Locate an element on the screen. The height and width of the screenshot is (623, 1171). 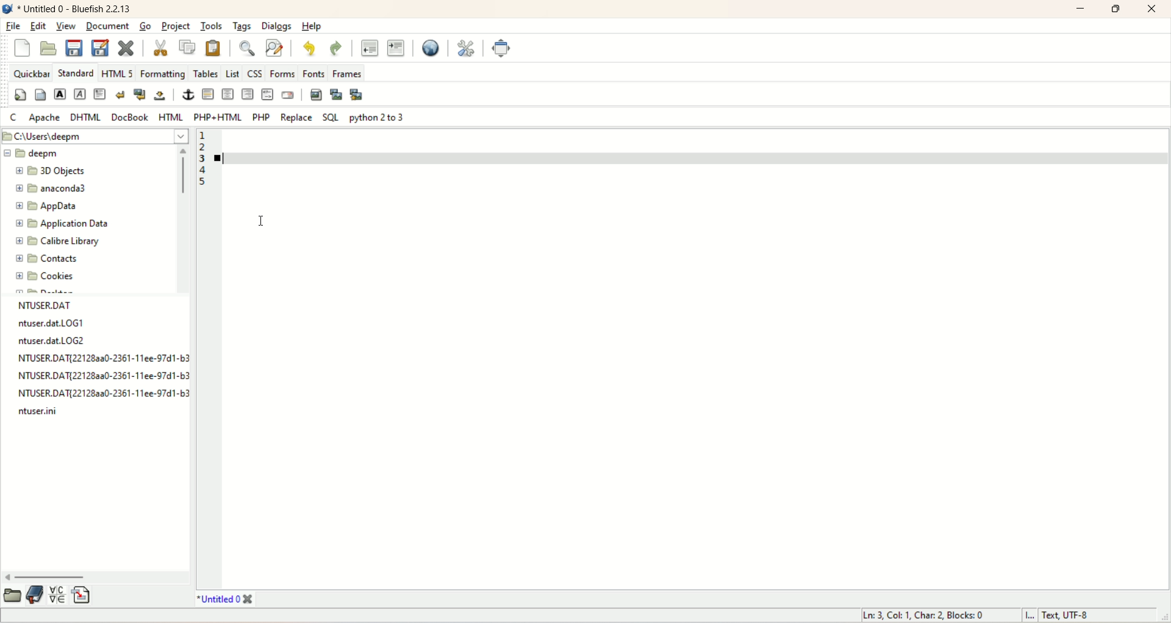
break is located at coordinates (121, 94).